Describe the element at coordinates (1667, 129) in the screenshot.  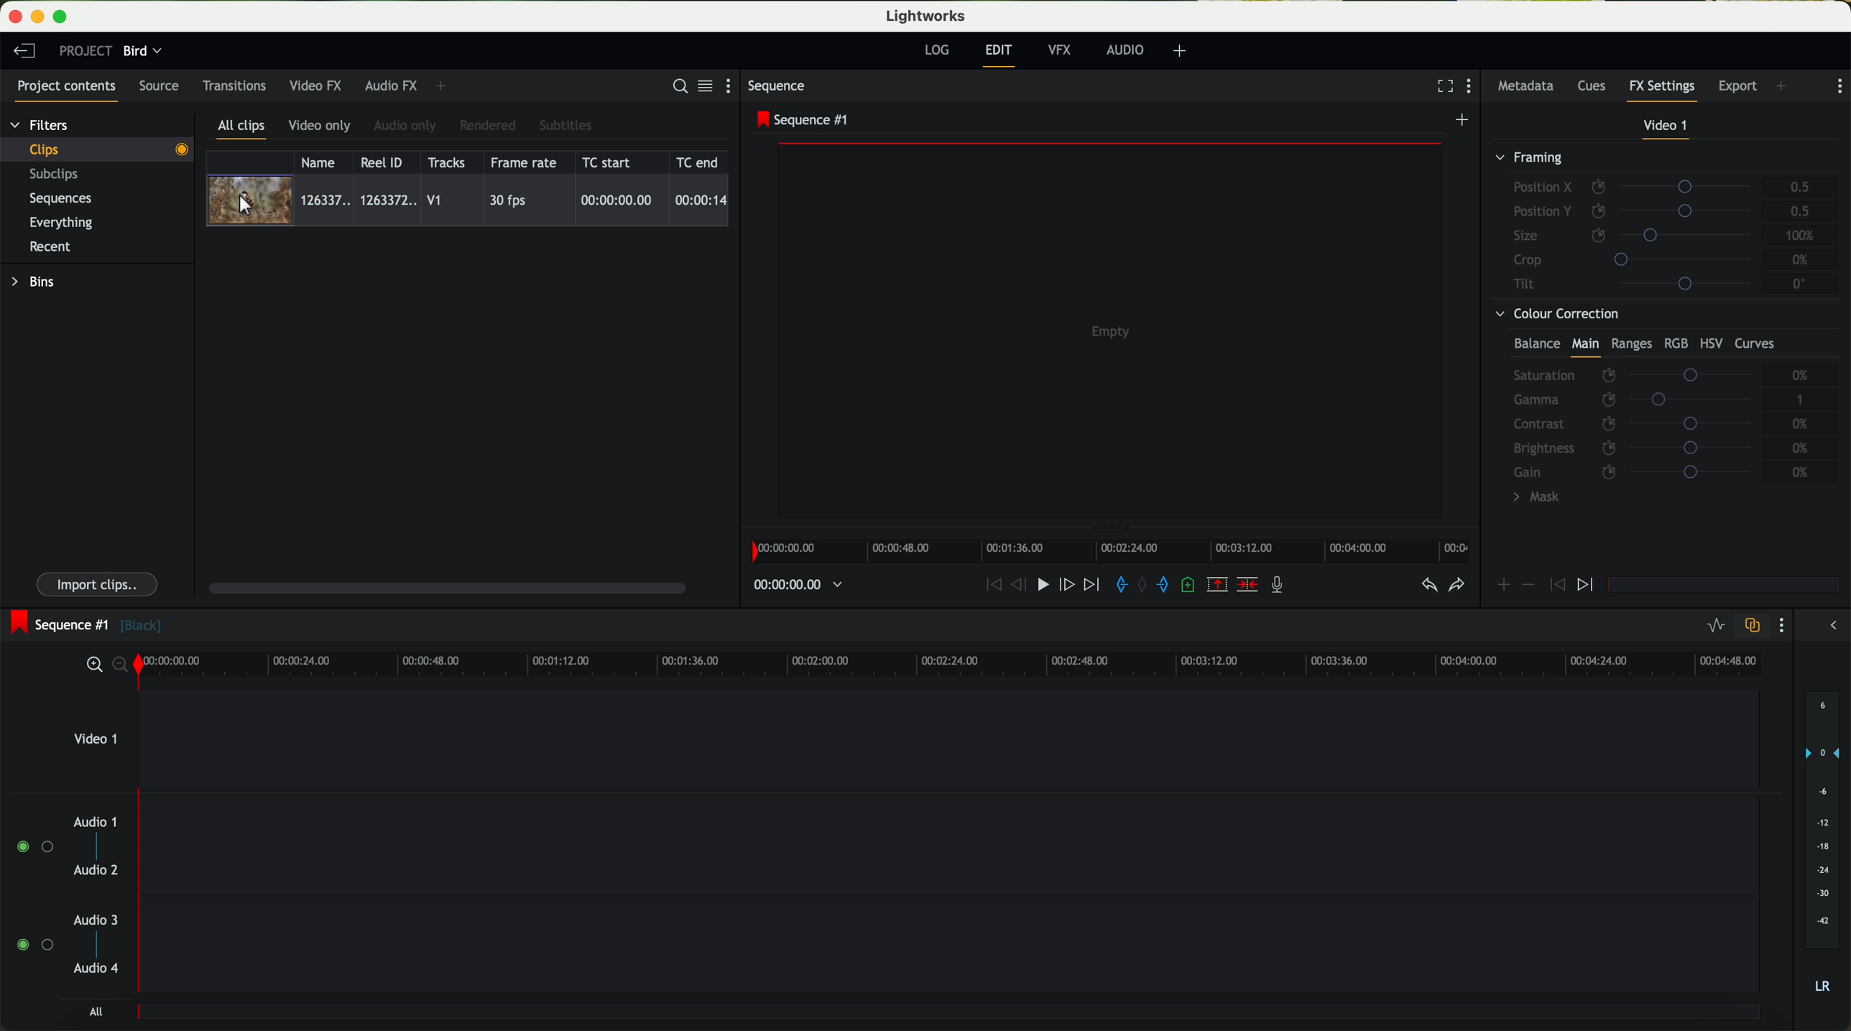
I see `video 1` at that location.